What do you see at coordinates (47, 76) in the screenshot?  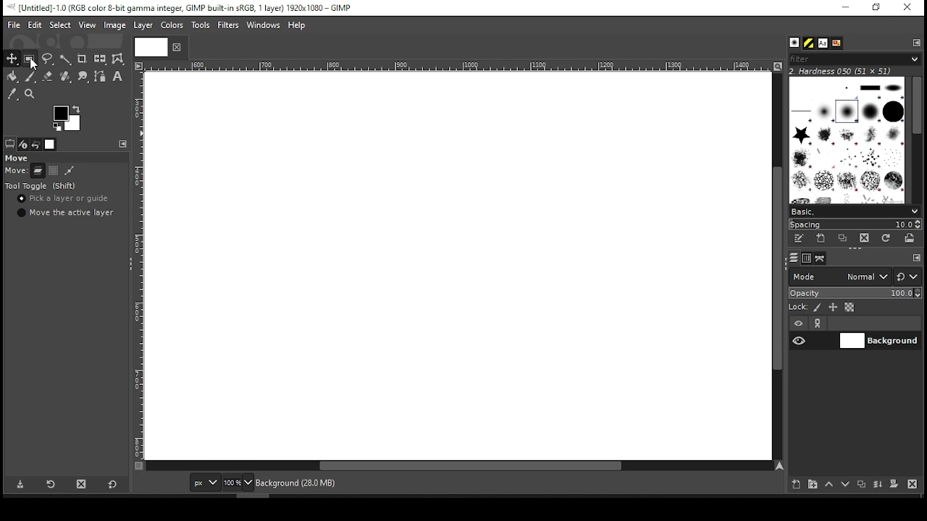 I see `eraser tool` at bounding box center [47, 76].